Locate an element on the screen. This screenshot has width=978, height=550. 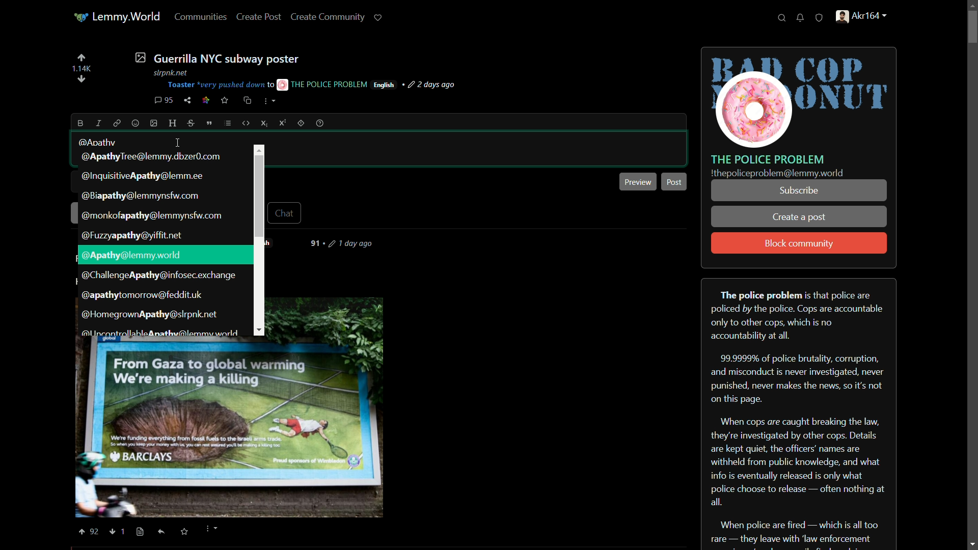
chat is located at coordinates (286, 212).